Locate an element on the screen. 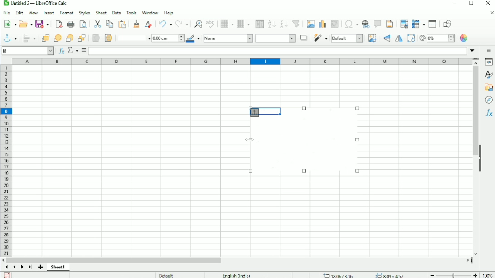 The image size is (495, 278). Horizontal scrollbar is located at coordinates (116, 259).